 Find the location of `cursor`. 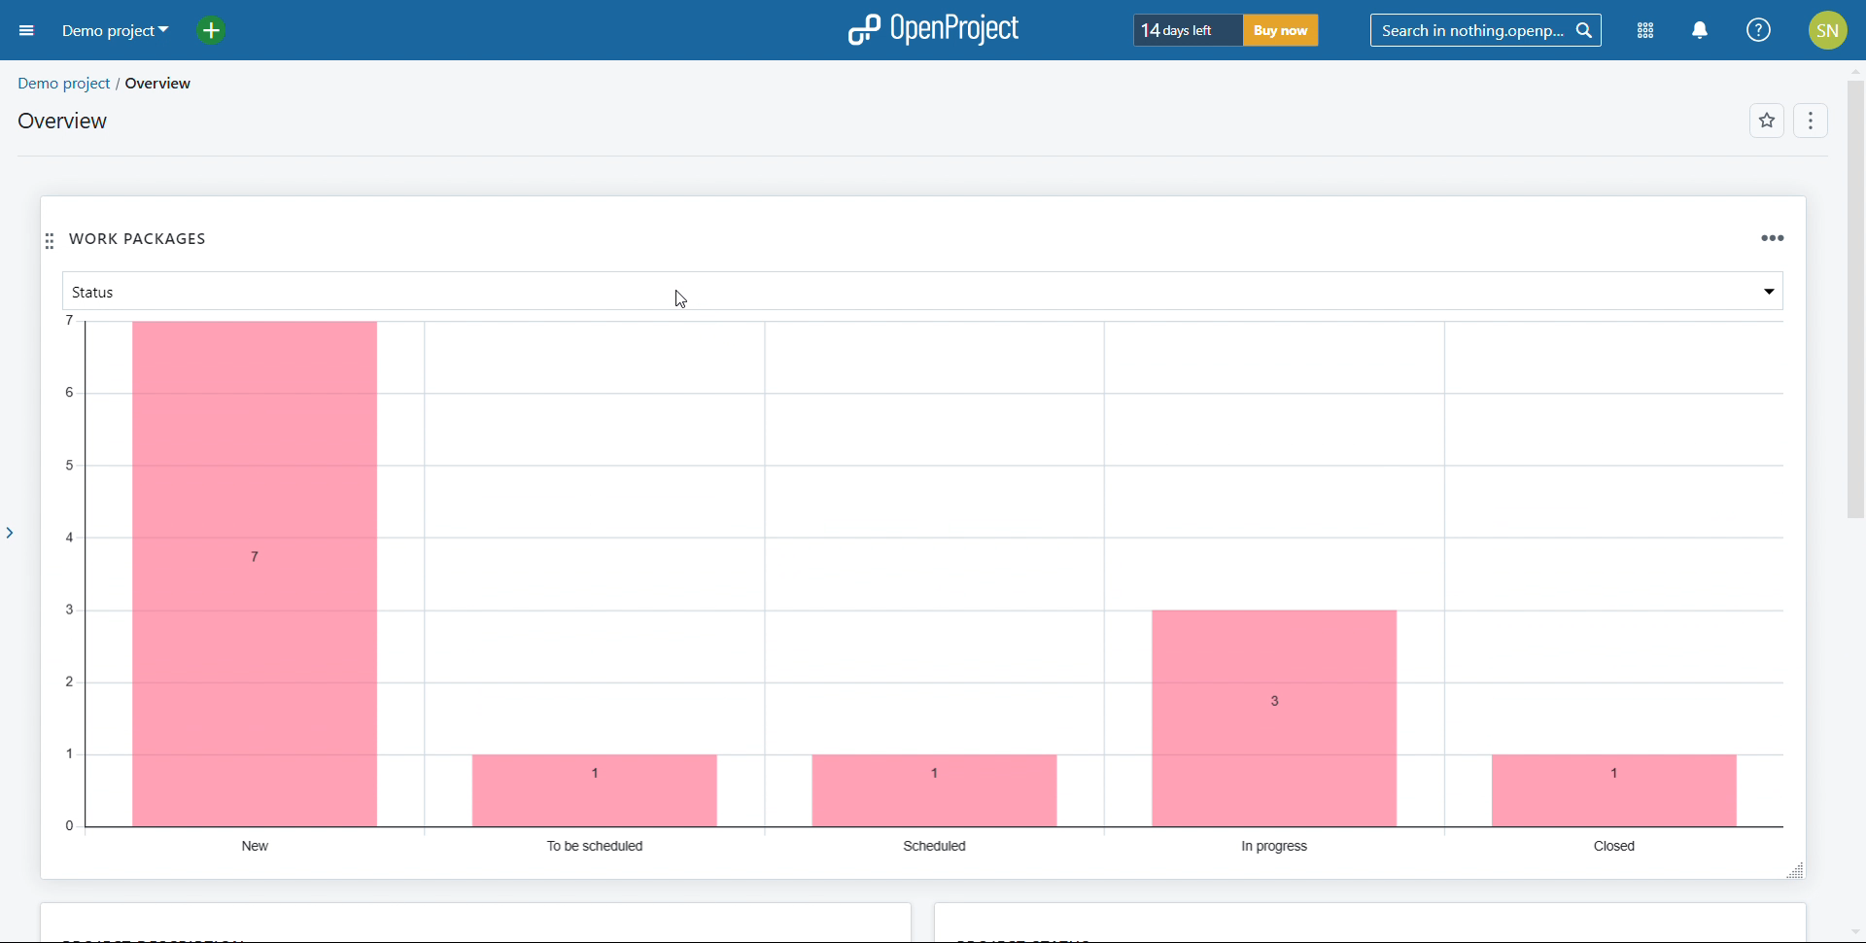

cursor is located at coordinates (678, 299).